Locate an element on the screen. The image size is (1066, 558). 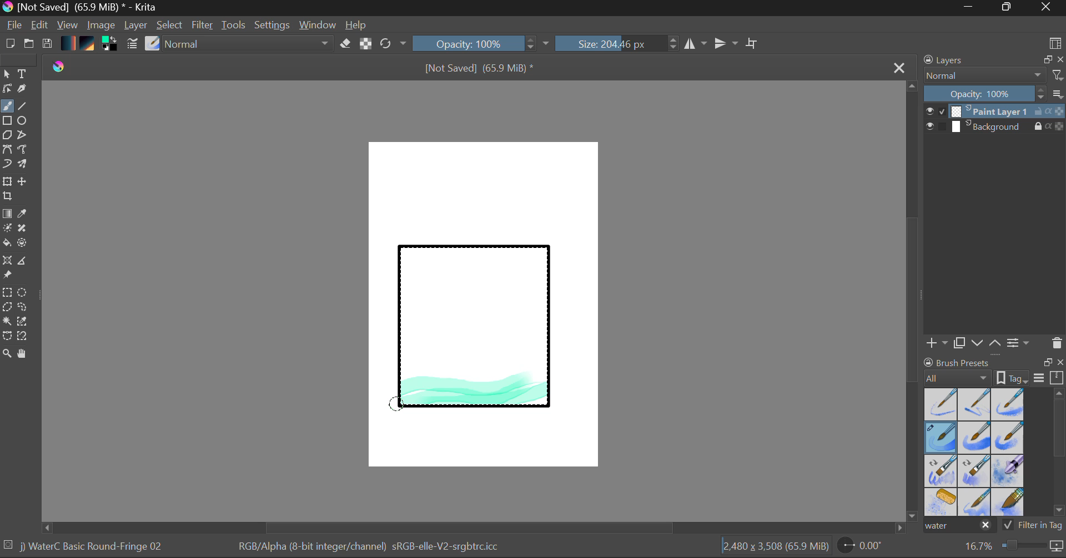
DRAG_TO Stroke 3 is located at coordinates (396, 404).